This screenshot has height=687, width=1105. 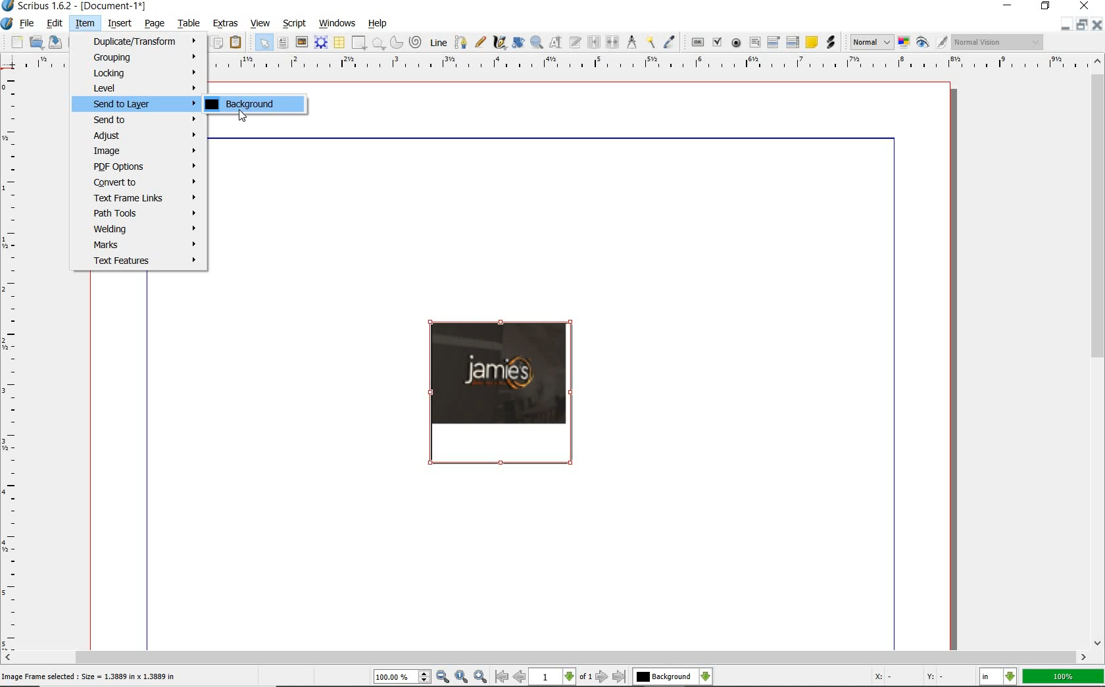 What do you see at coordinates (479, 41) in the screenshot?
I see `freehand line` at bounding box center [479, 41].